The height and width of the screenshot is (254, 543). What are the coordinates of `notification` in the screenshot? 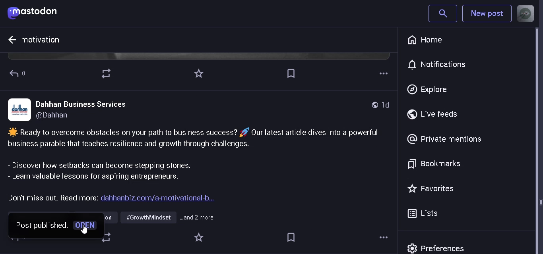 It's located at (443, 64).